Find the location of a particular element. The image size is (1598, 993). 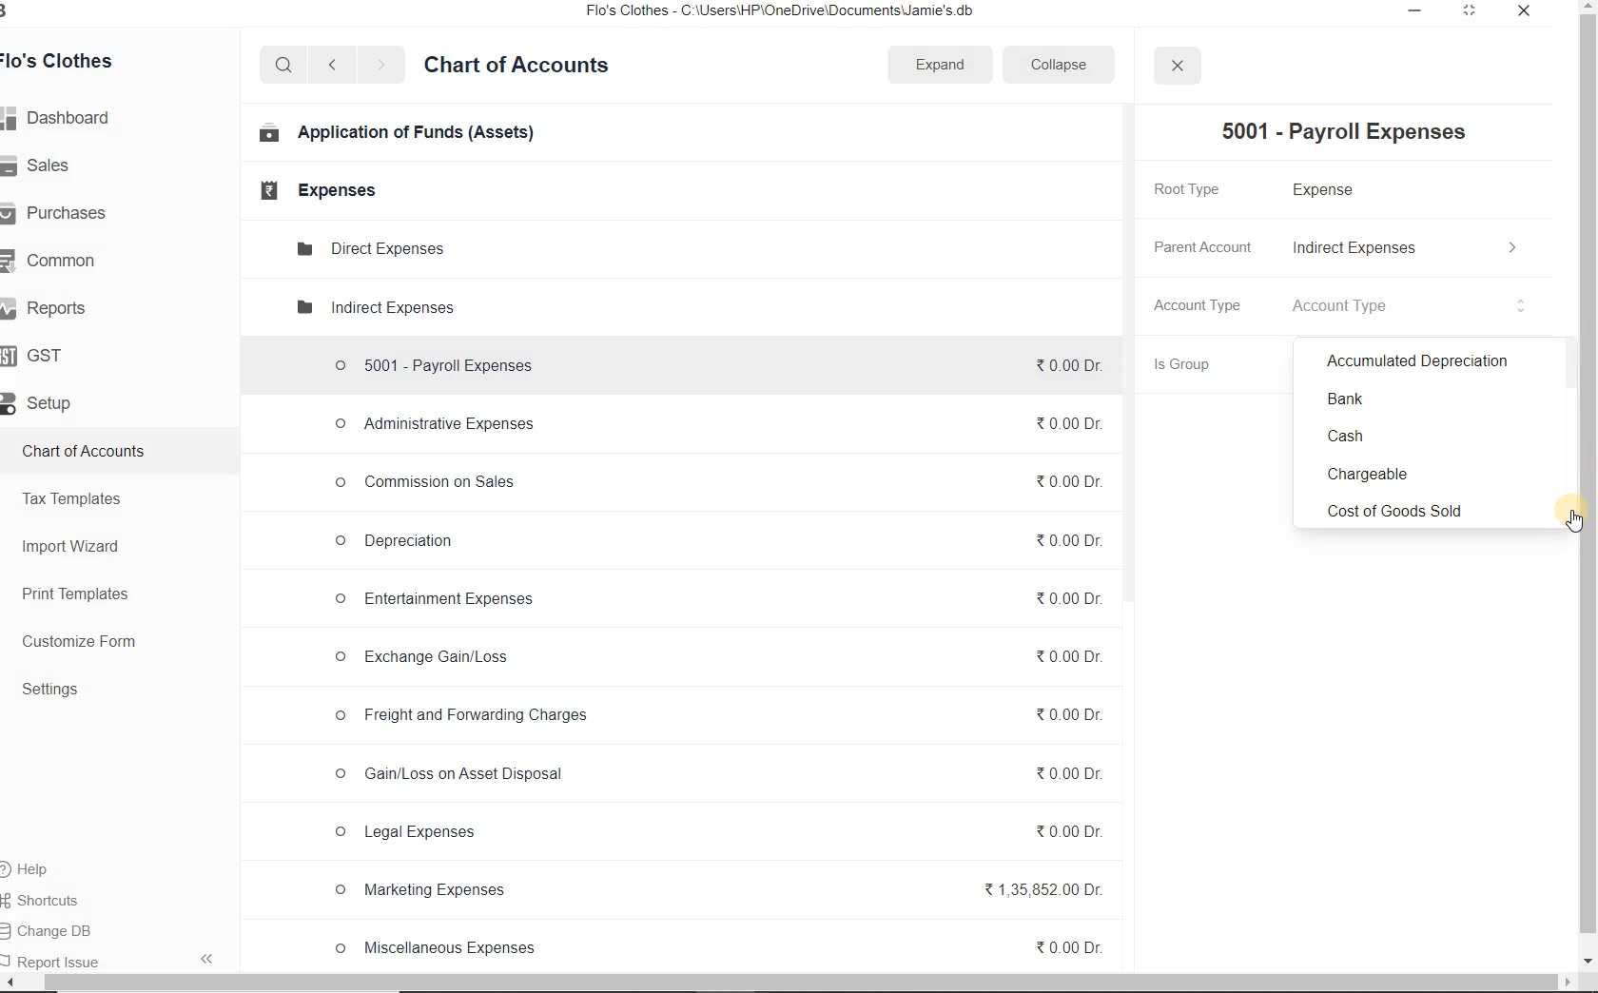

Root Type is located at coordinates (1201, 188).